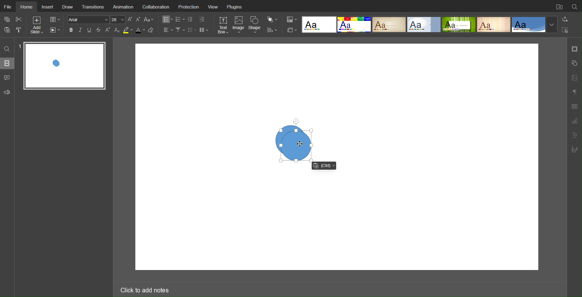 The width and height of the screenshot is (582, 297). I want to click on Text Box, so click(223, 25).